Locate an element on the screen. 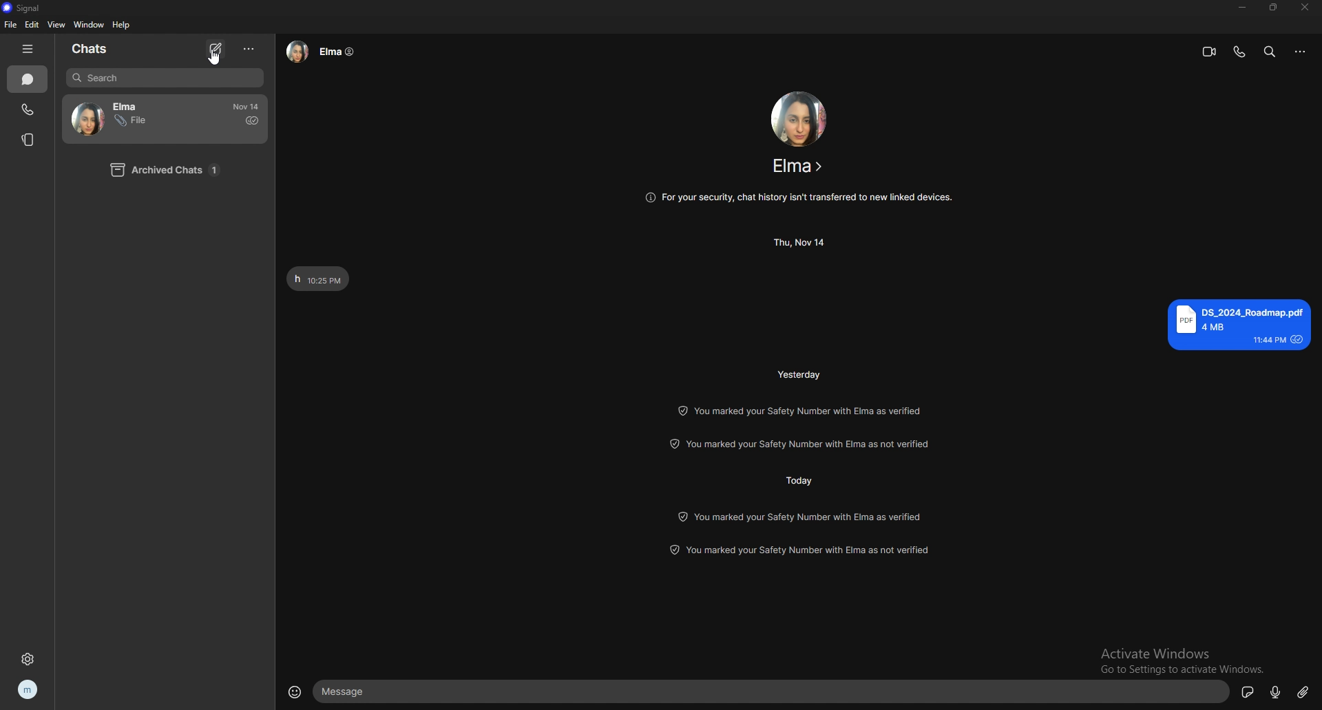  message search is located at coordinates (1270, 51).